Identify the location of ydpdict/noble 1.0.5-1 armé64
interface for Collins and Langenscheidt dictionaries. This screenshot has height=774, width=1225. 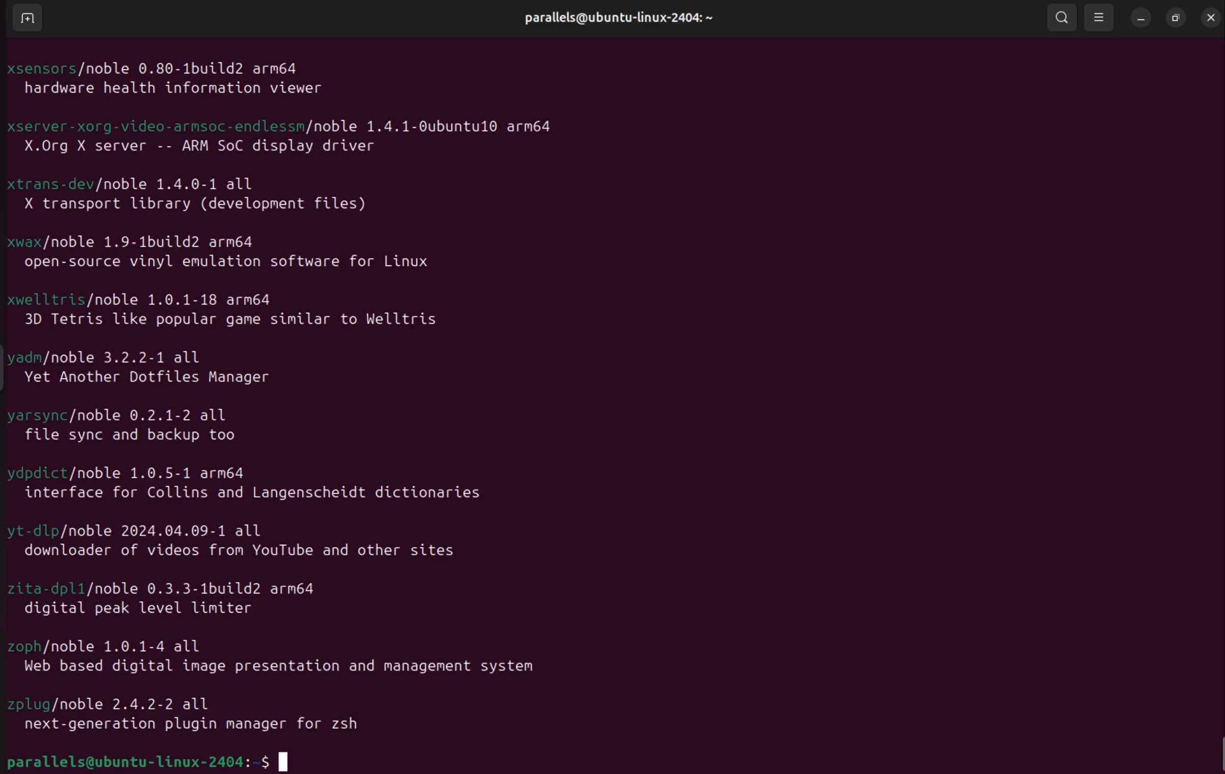
(249, 479).